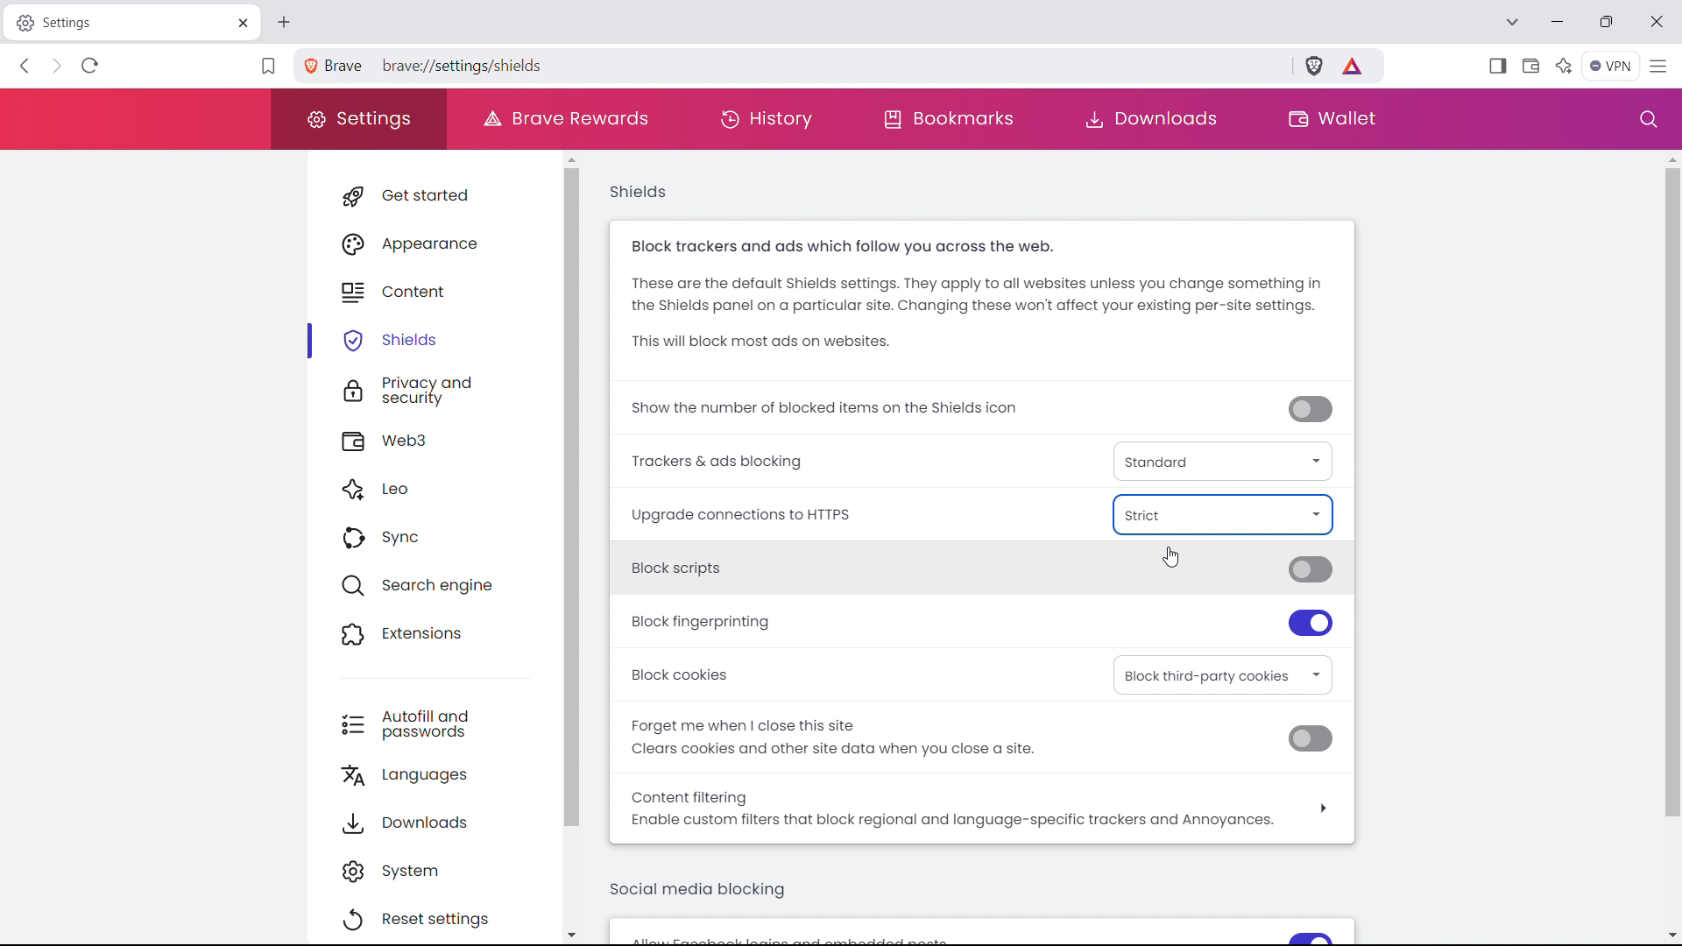  Describe the element at coordinates (827, 408) in the screenshot. I see `show the number of blocked trackers on shields icon` at that location.